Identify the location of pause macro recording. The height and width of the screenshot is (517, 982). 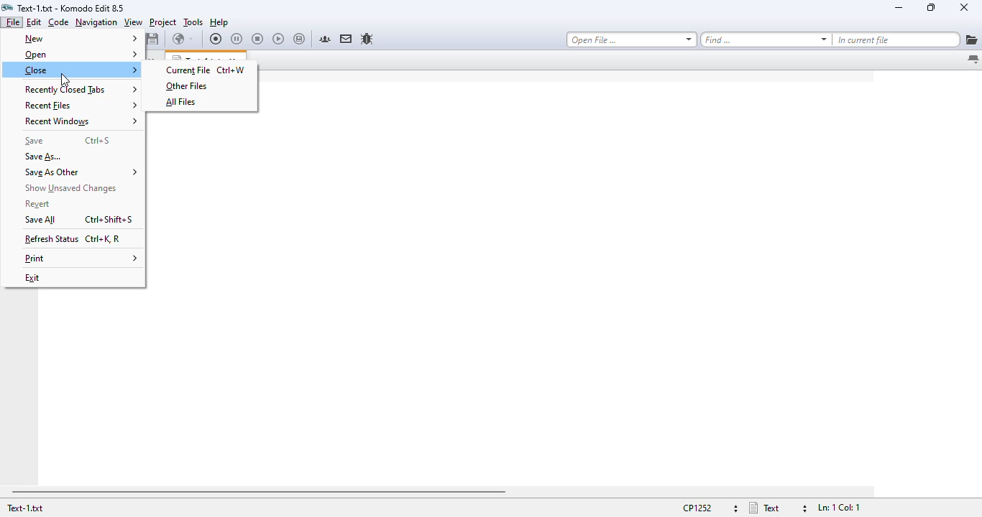
(237, 39).